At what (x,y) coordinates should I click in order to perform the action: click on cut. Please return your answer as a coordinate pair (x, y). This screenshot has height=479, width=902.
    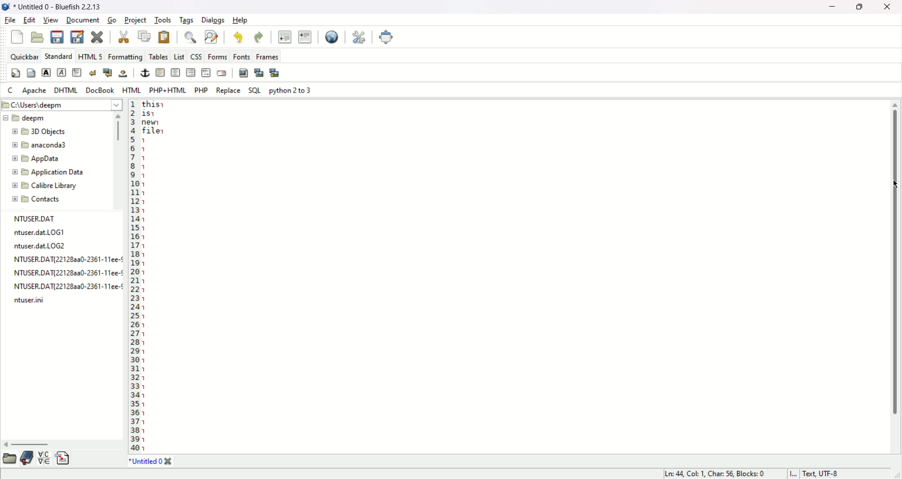
    Looking at the image, I should click on (123, 37).